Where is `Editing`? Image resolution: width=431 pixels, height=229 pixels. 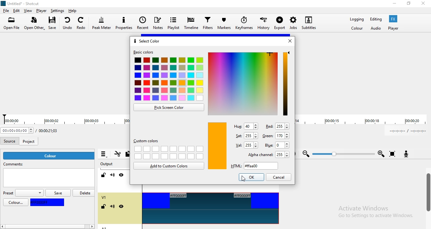
Editing is located at coordinates (375, 19).